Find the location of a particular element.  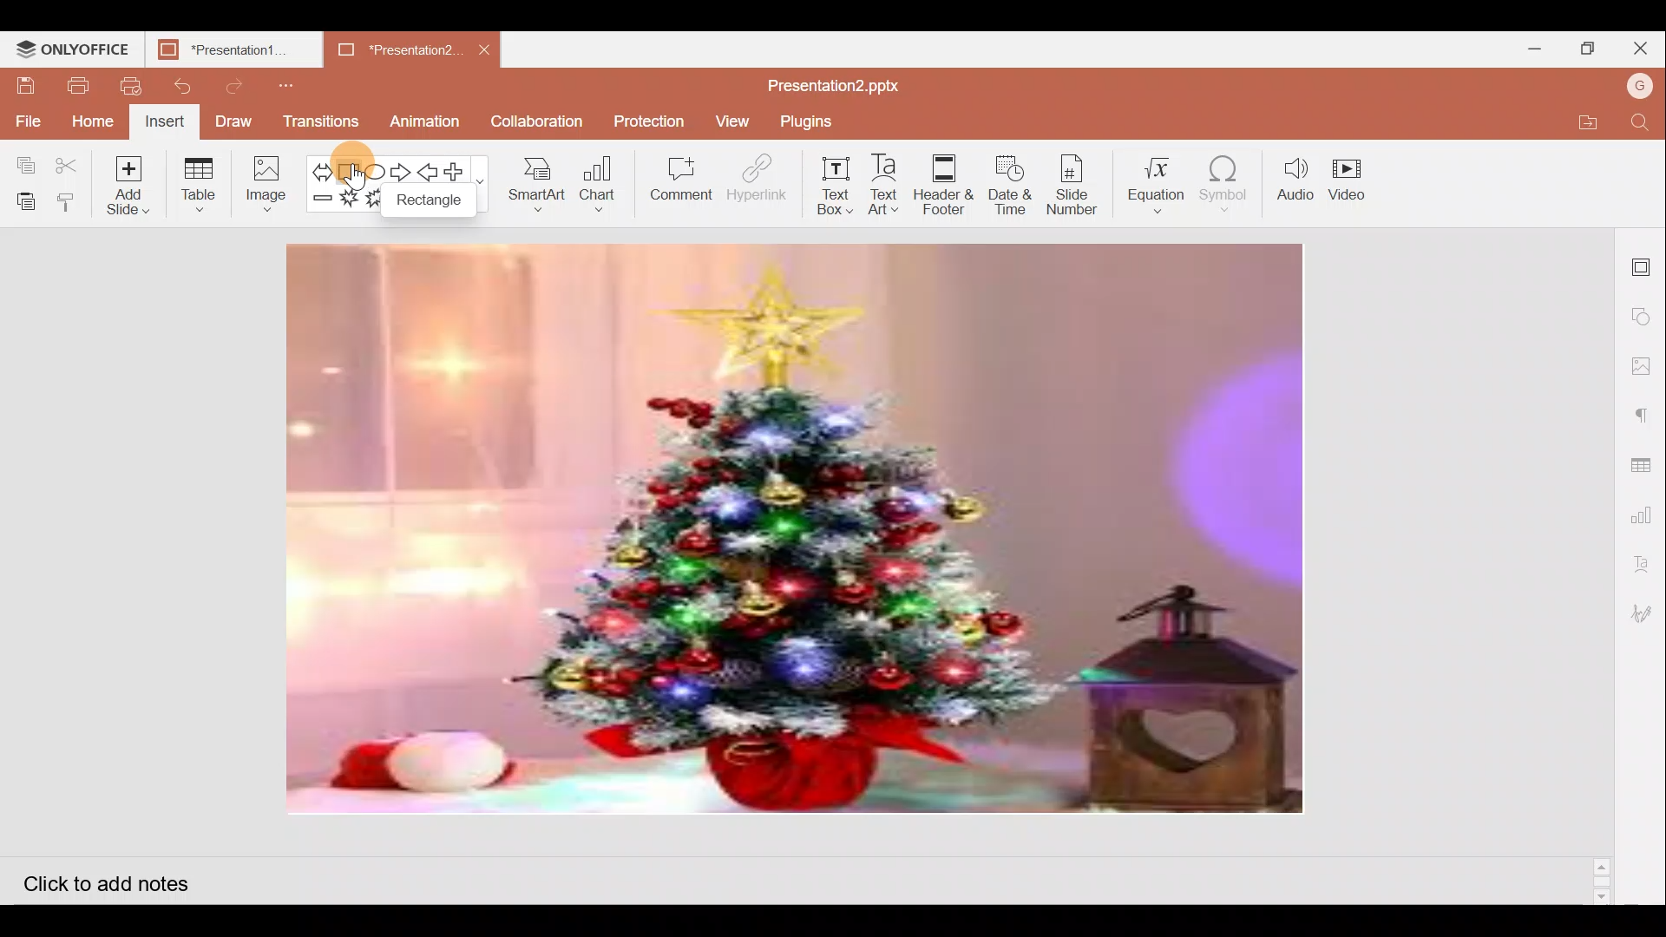

Presentation1. is located at coordinates (227, 50).